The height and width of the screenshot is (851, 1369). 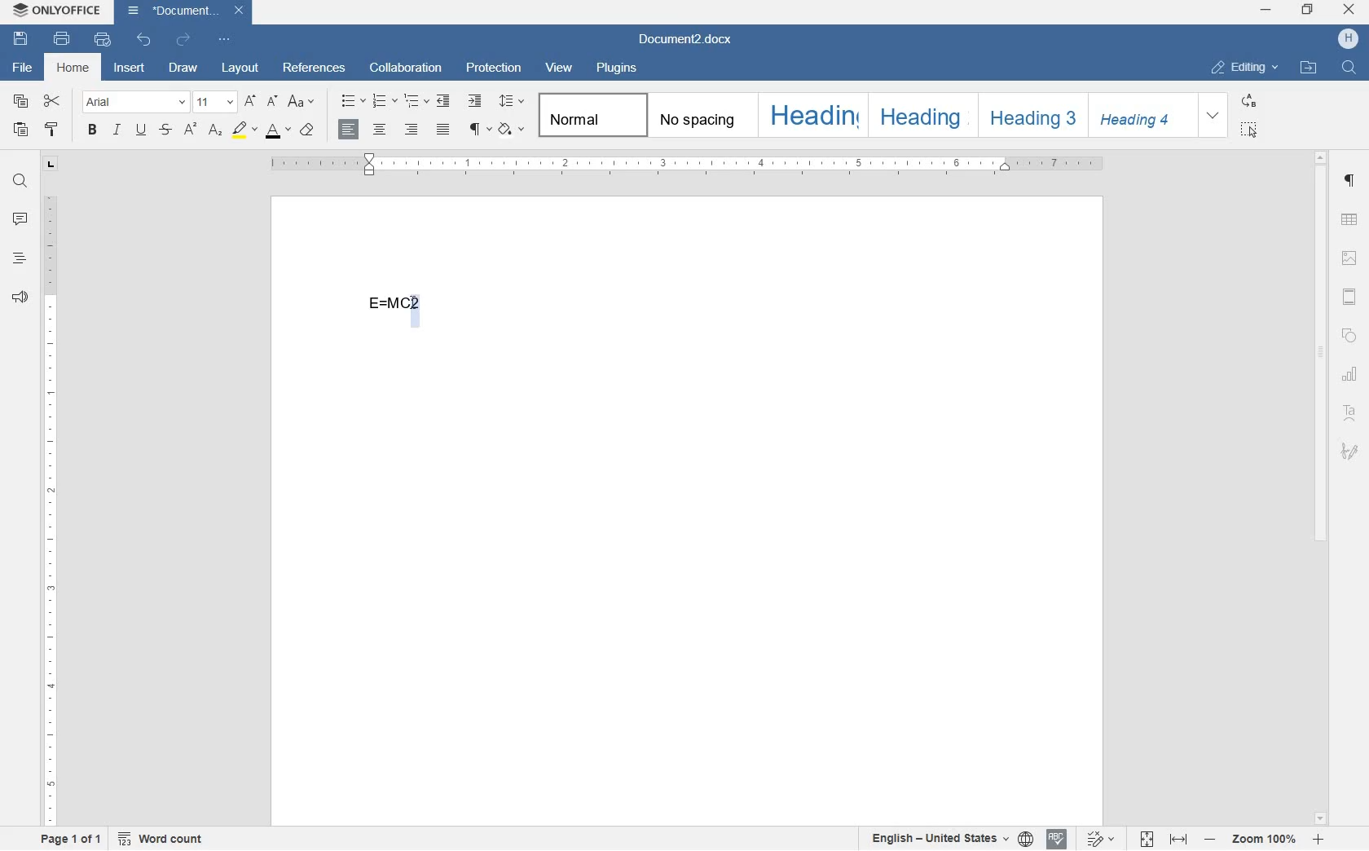 What do you see at coordinates (1252, 128) in the screenshot?
I see `select all` at bounding box center [1252, 128].